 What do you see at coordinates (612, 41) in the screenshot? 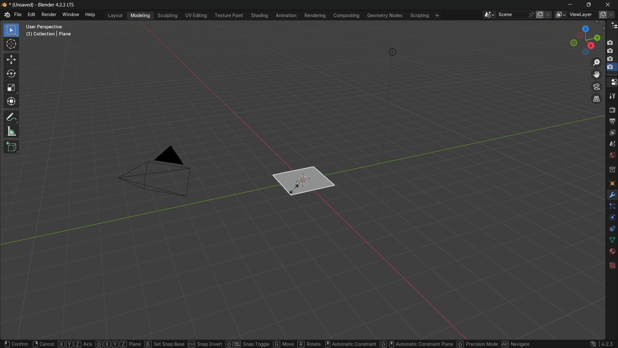
I see `capture` at bounding box center [612, 41].